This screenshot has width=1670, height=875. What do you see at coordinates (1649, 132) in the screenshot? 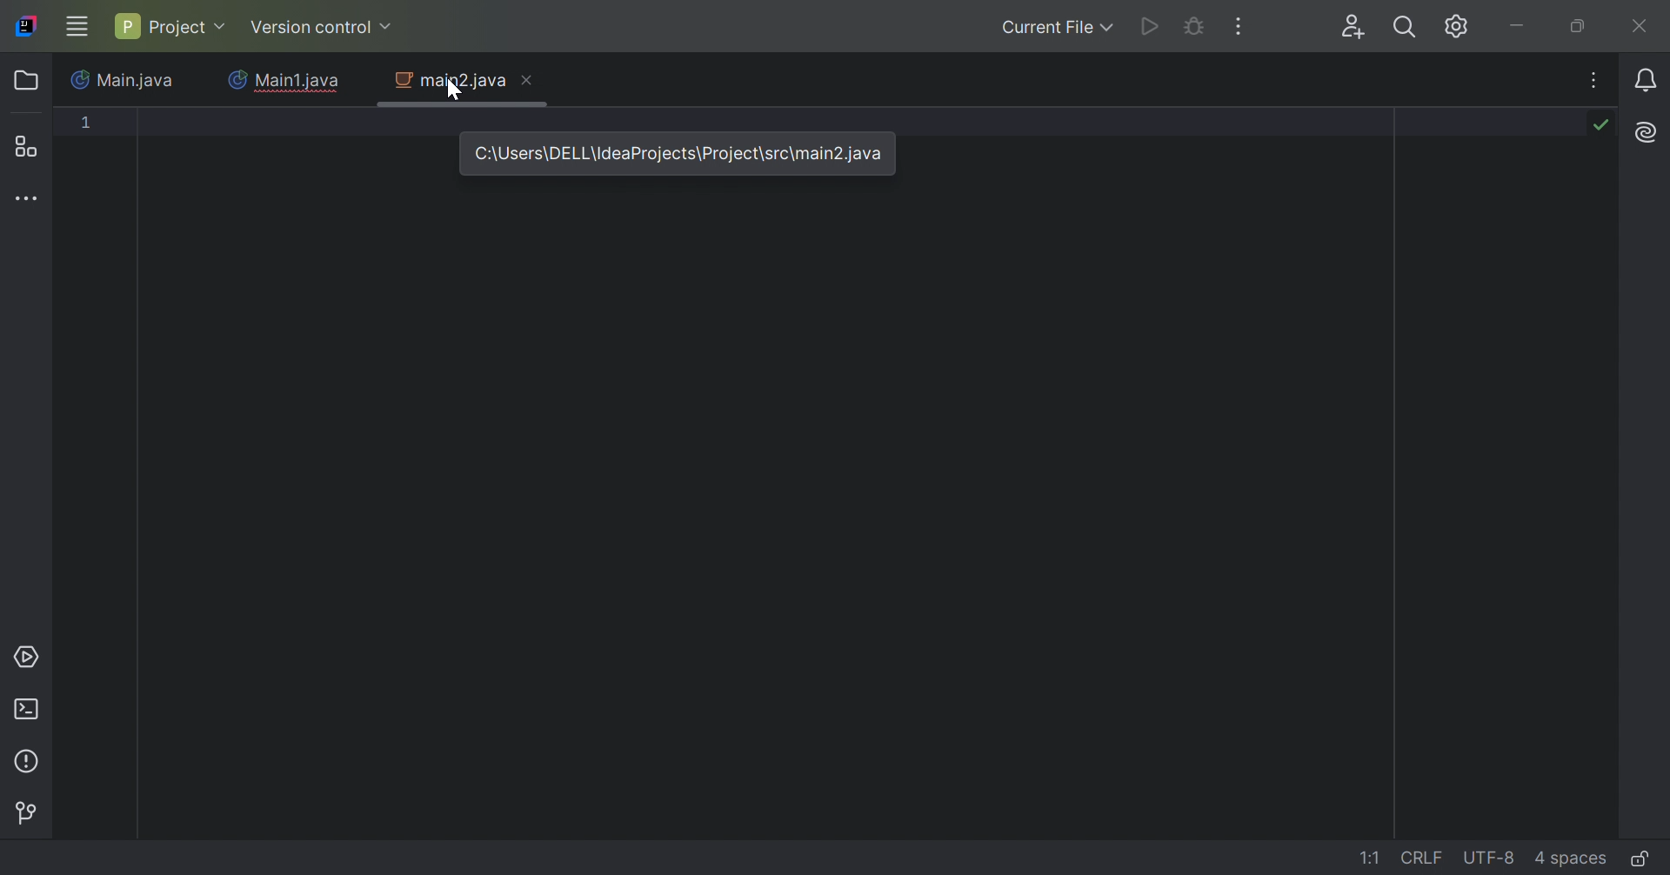
I see `AL Assistant` at bounding box center [1649, 132].